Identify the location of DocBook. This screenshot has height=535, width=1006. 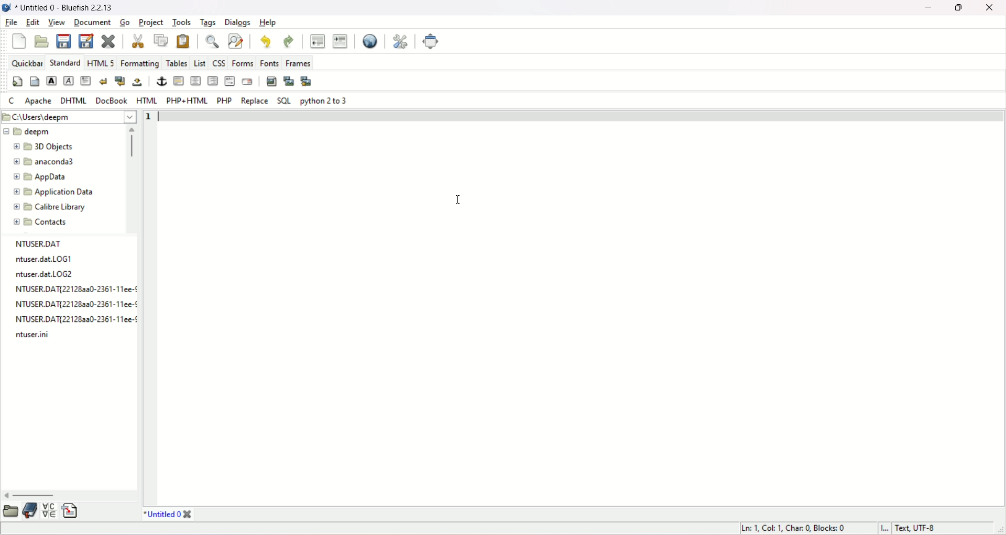
(111, 101).